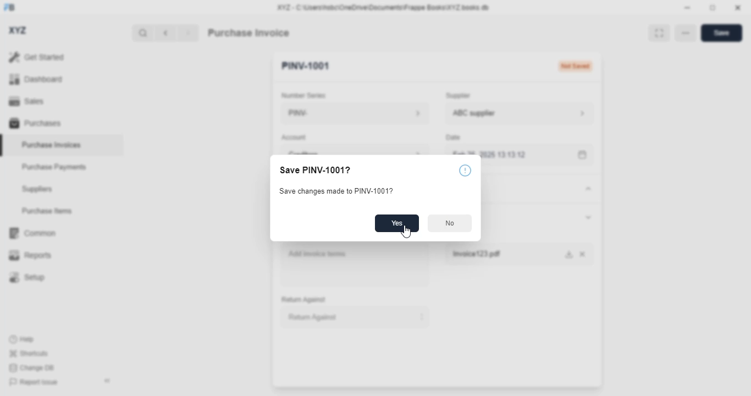 This screenshot has height=396, width=751. I want to click on number series information, so click(415, 113).